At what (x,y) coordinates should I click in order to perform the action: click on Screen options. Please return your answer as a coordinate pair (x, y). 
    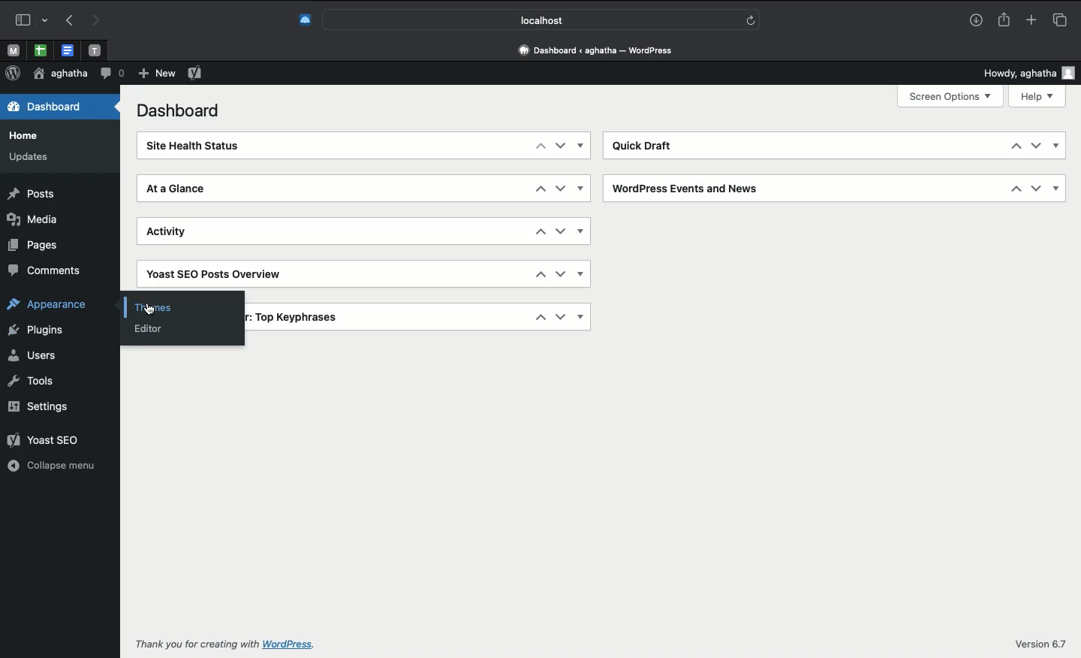
    Looking at the image, I should click on (950, 95).